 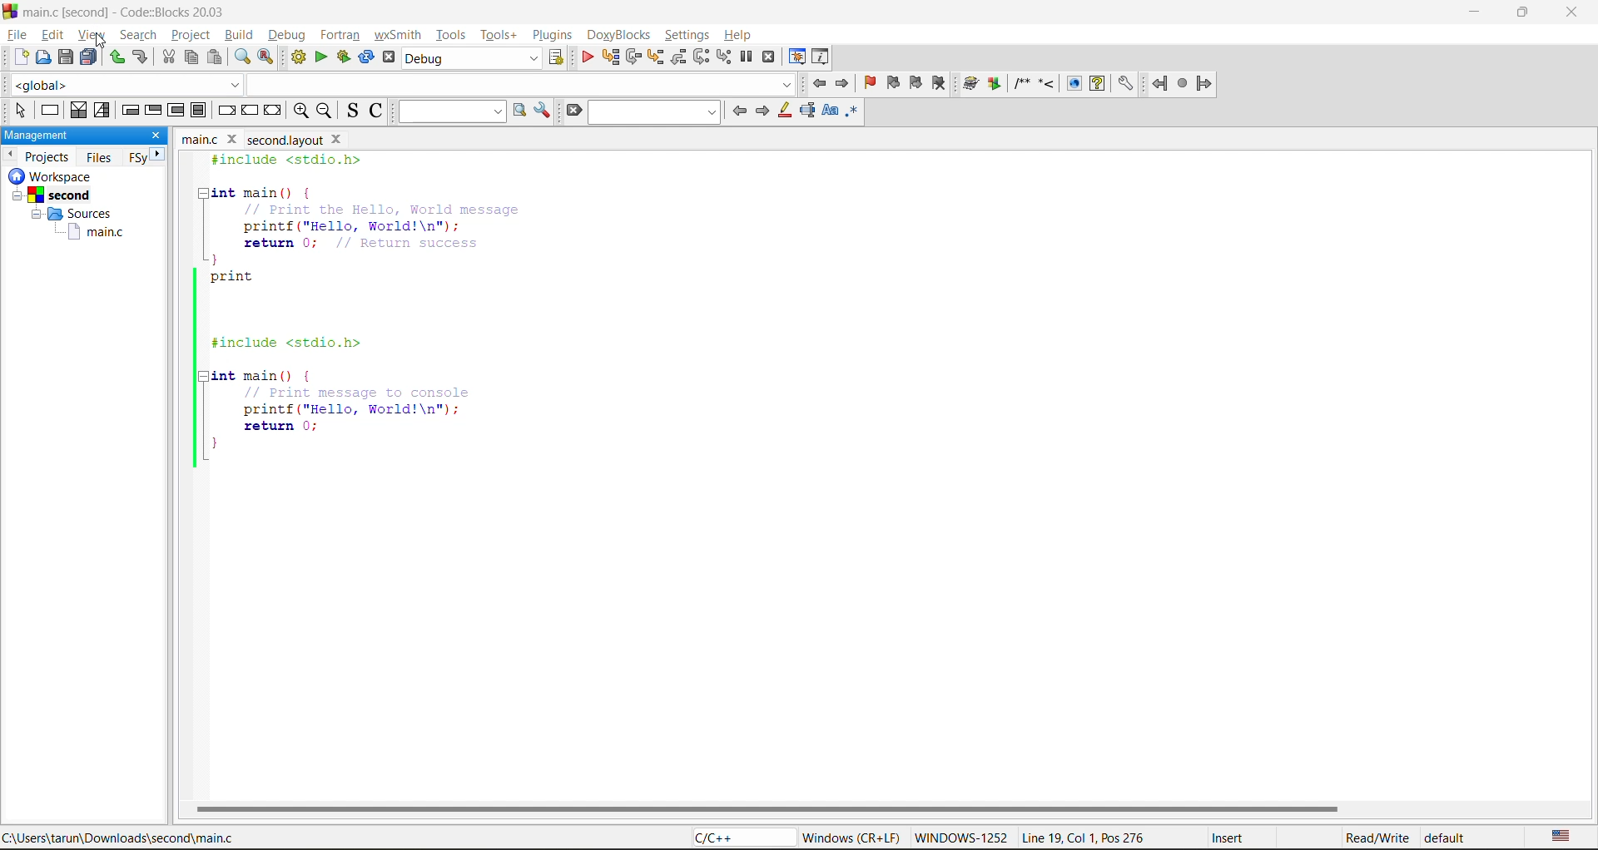 What do you see at coordinates (843, 82) in the screenshot?
I see `jump forward` at bounding box center [843, 82].